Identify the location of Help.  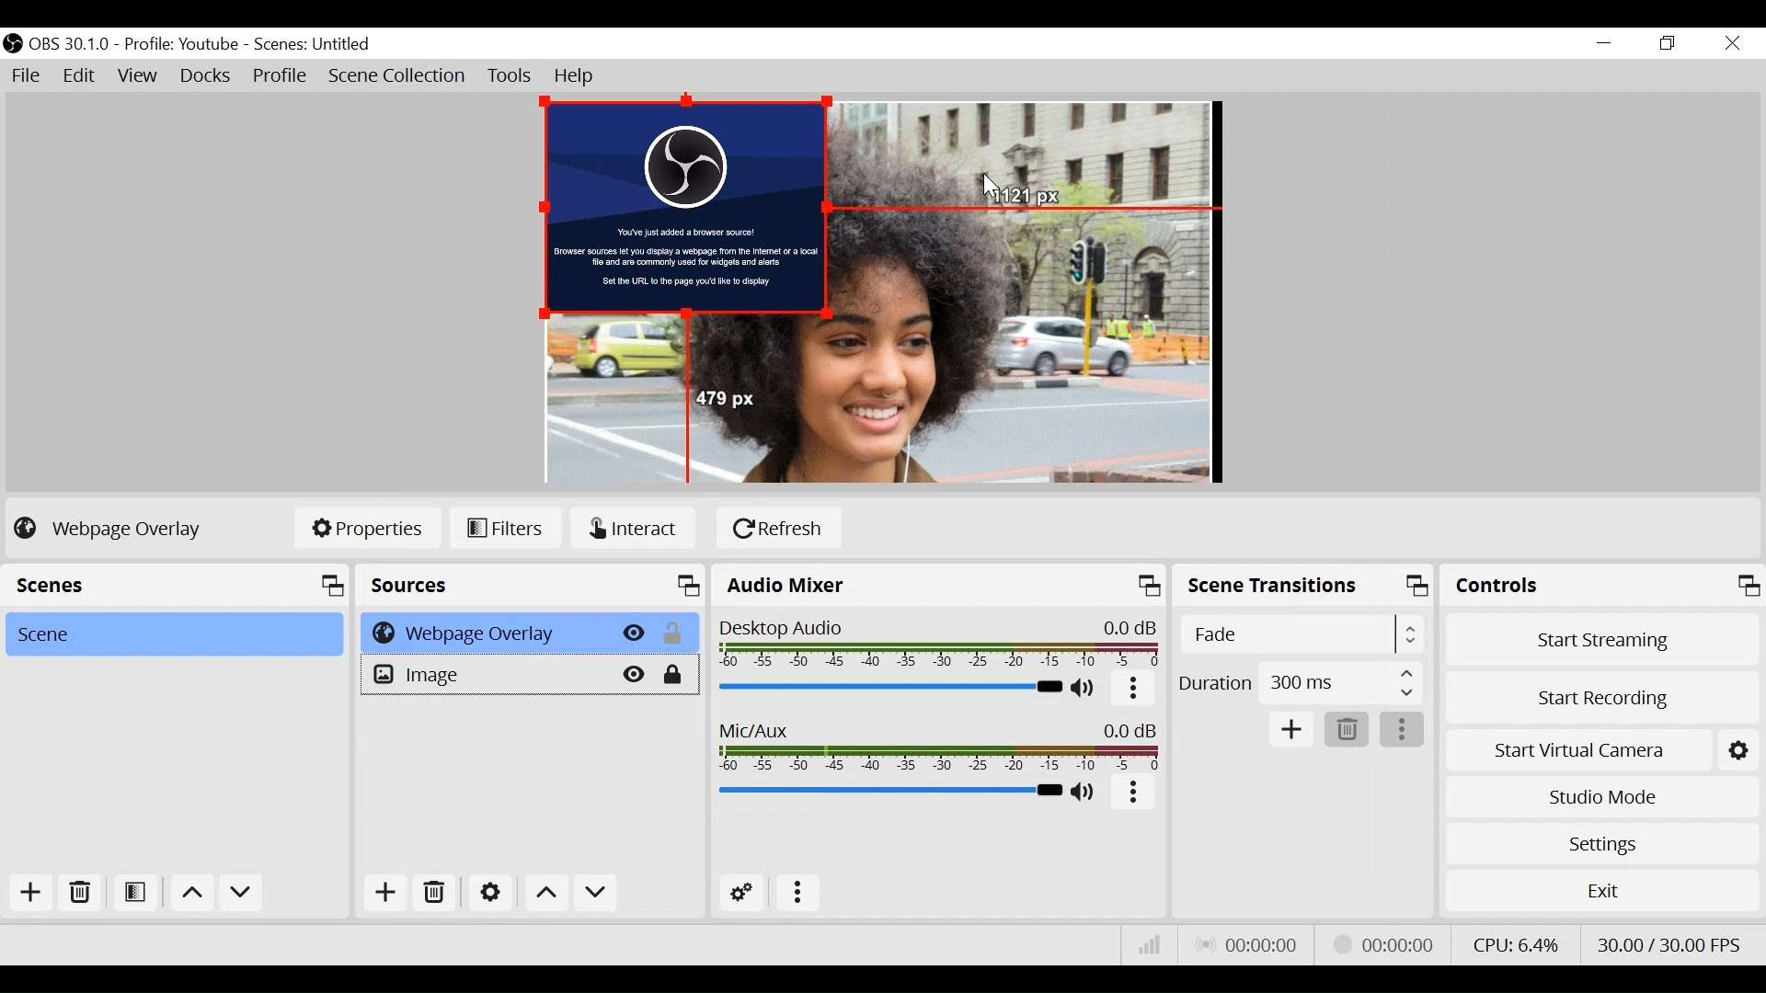
(575, 76).